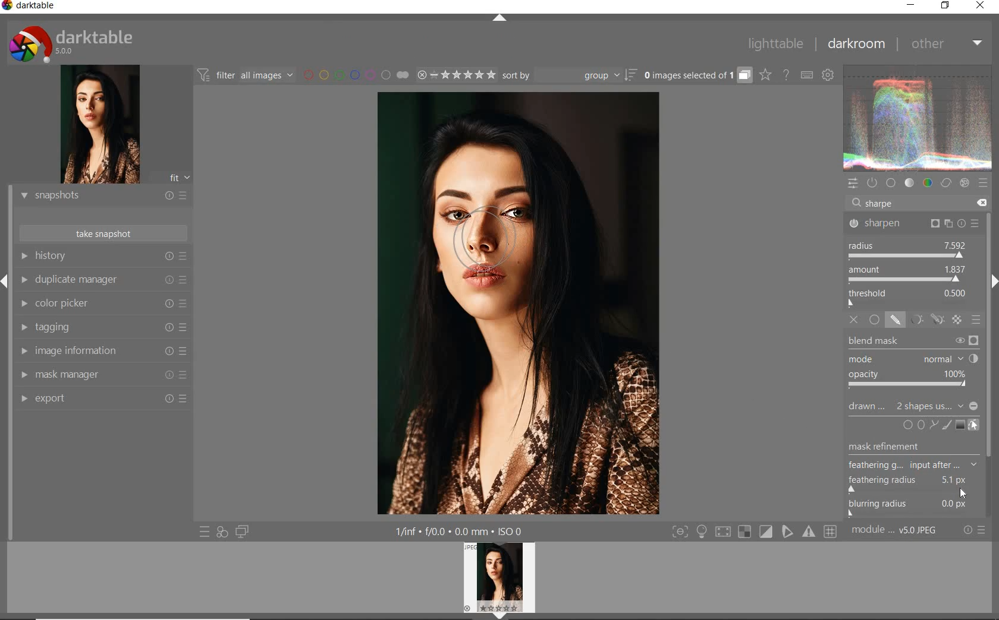  Describe the element at coordinates (697, 76) in the screenshot. I see `expand grouped images` at that location.